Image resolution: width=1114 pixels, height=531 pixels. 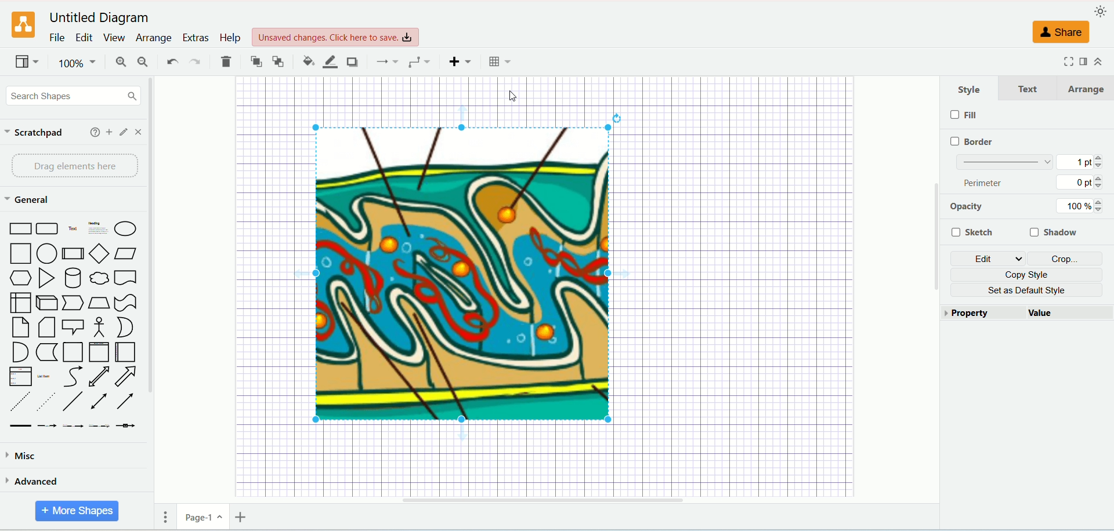 I want to click on opacity, so click(x=967, y=208).